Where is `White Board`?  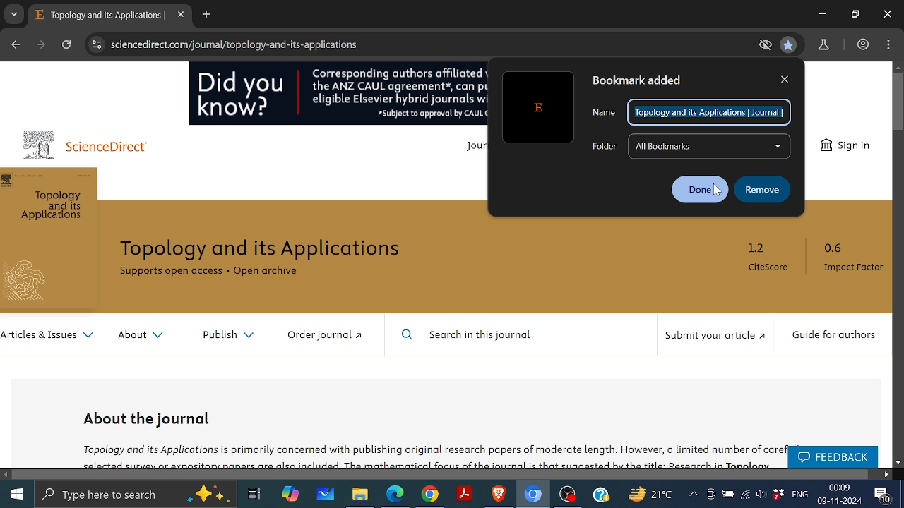 White Board is located at coordinates (325, 493).